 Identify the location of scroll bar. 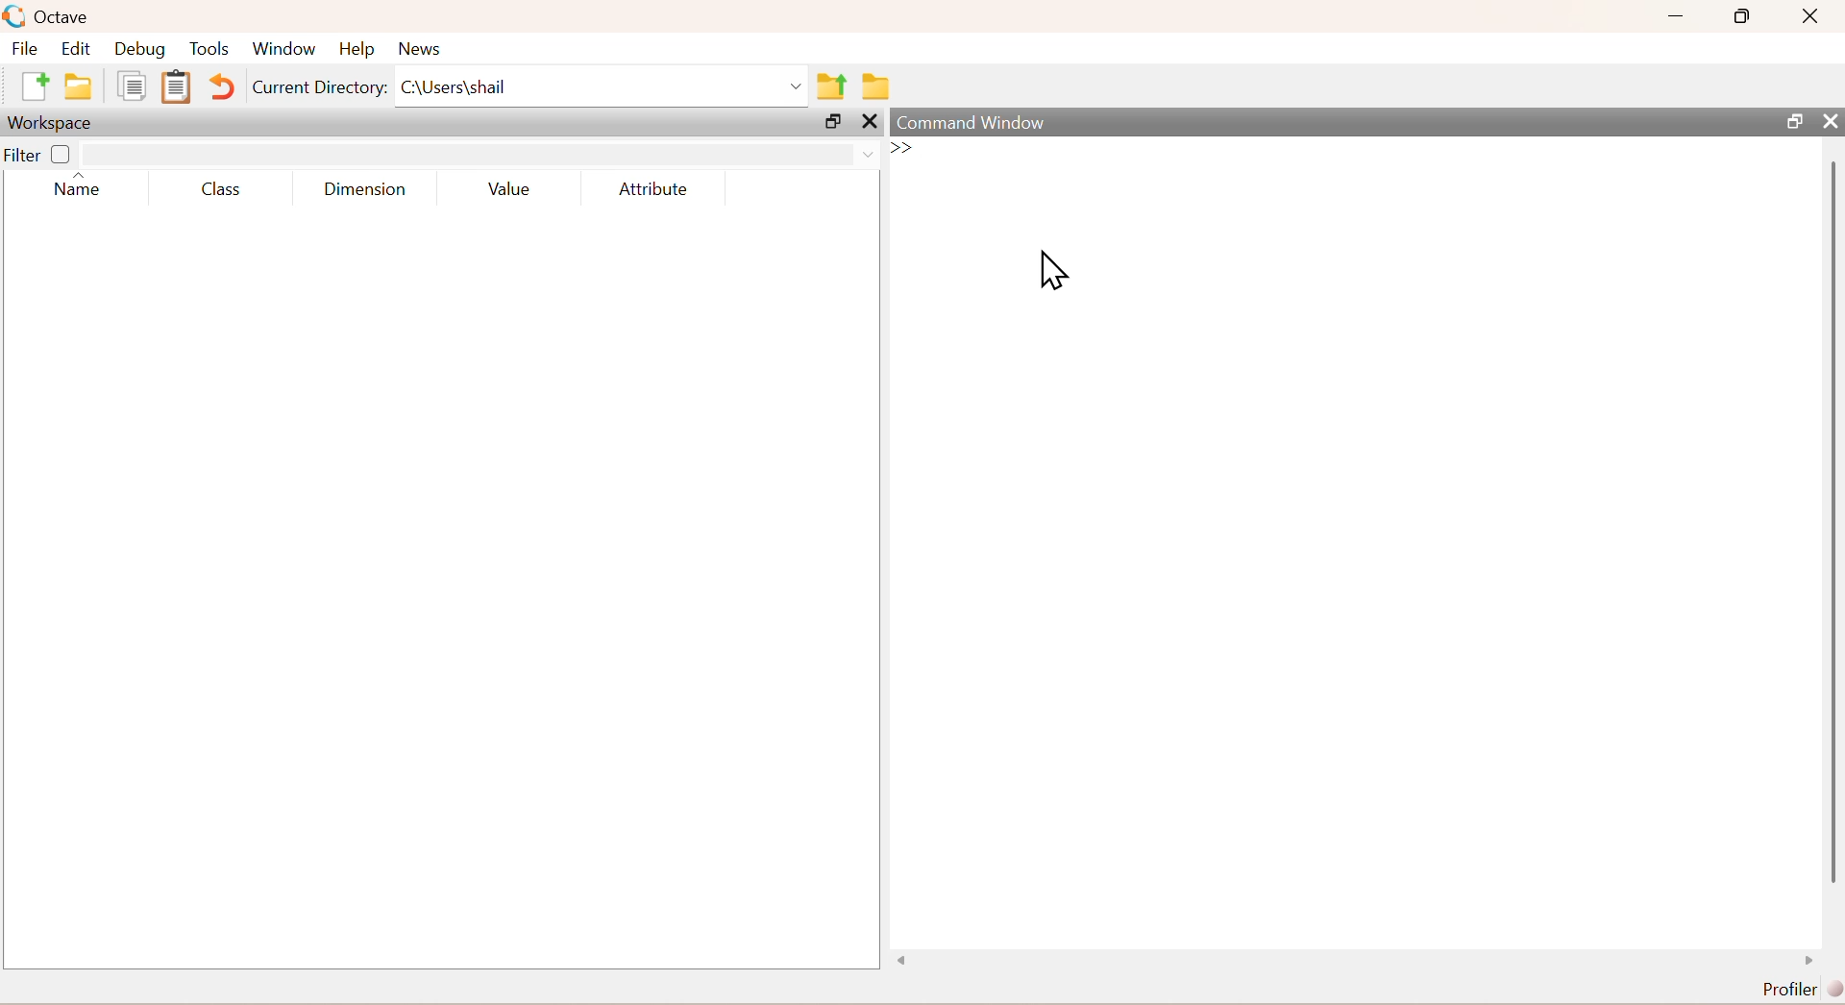
(1833, 526).